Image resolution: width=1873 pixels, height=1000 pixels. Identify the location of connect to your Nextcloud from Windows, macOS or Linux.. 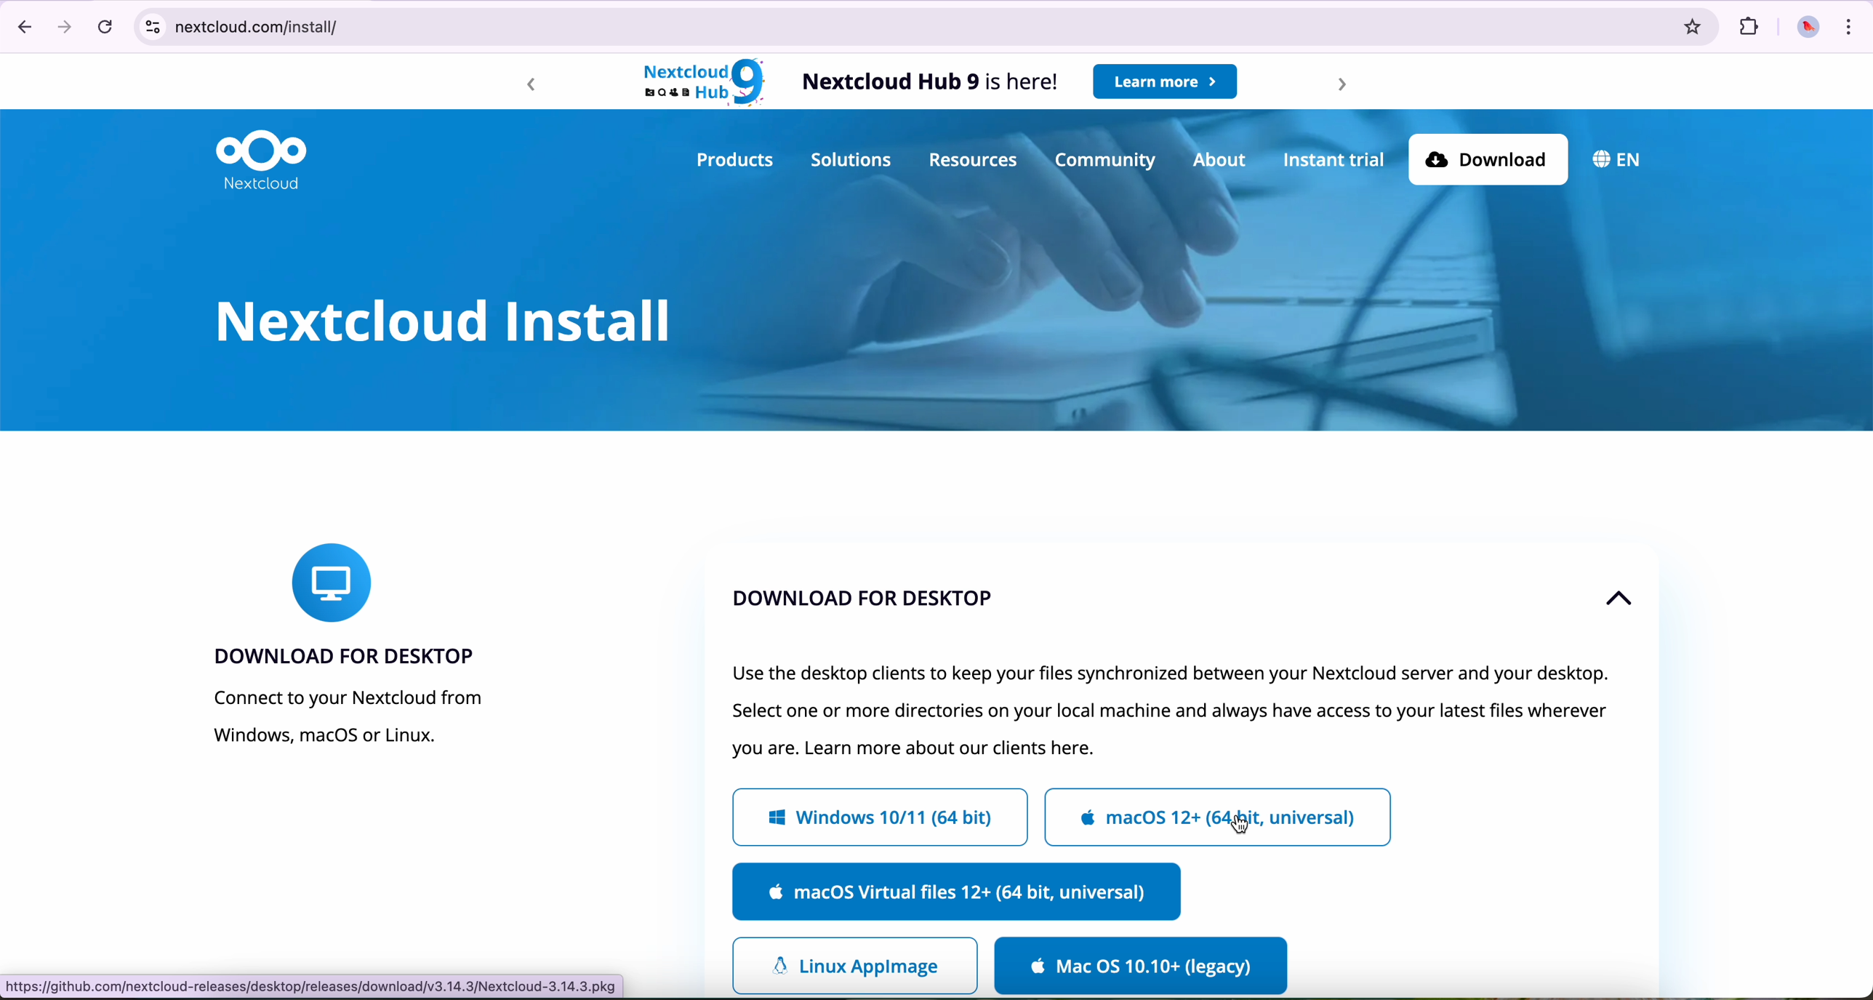
(344, 721).